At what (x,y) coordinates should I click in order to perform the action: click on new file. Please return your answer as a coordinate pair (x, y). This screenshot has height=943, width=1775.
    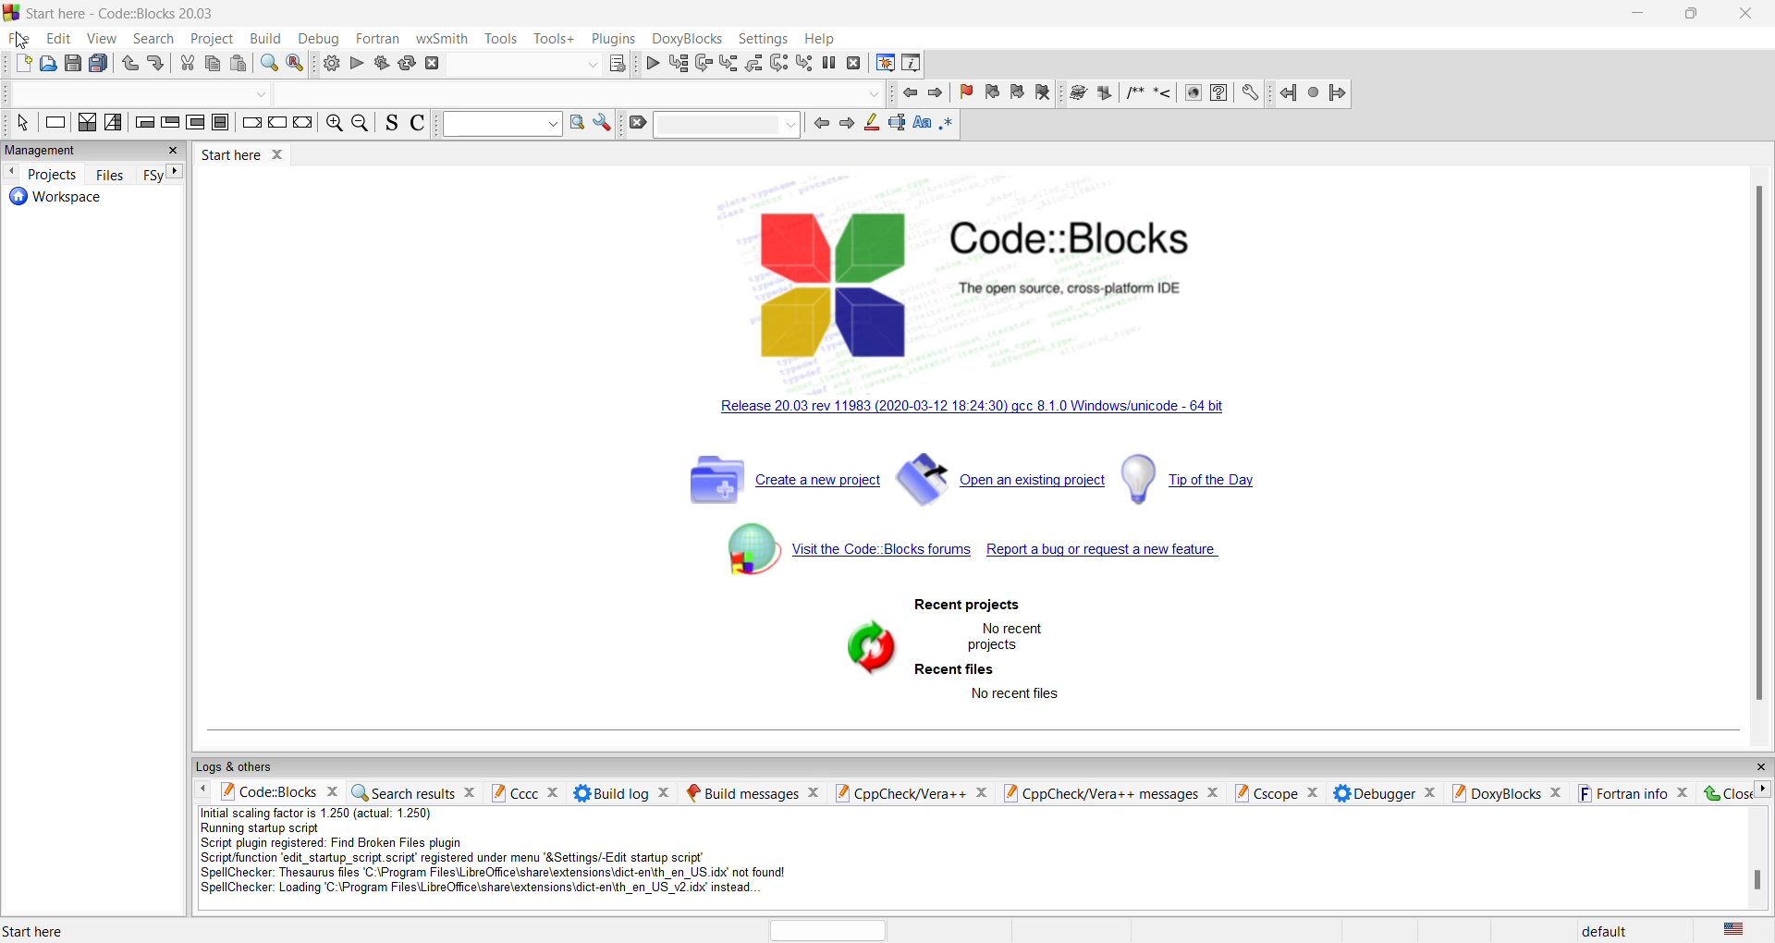
    Looking at the image, I should click on (24, 63).